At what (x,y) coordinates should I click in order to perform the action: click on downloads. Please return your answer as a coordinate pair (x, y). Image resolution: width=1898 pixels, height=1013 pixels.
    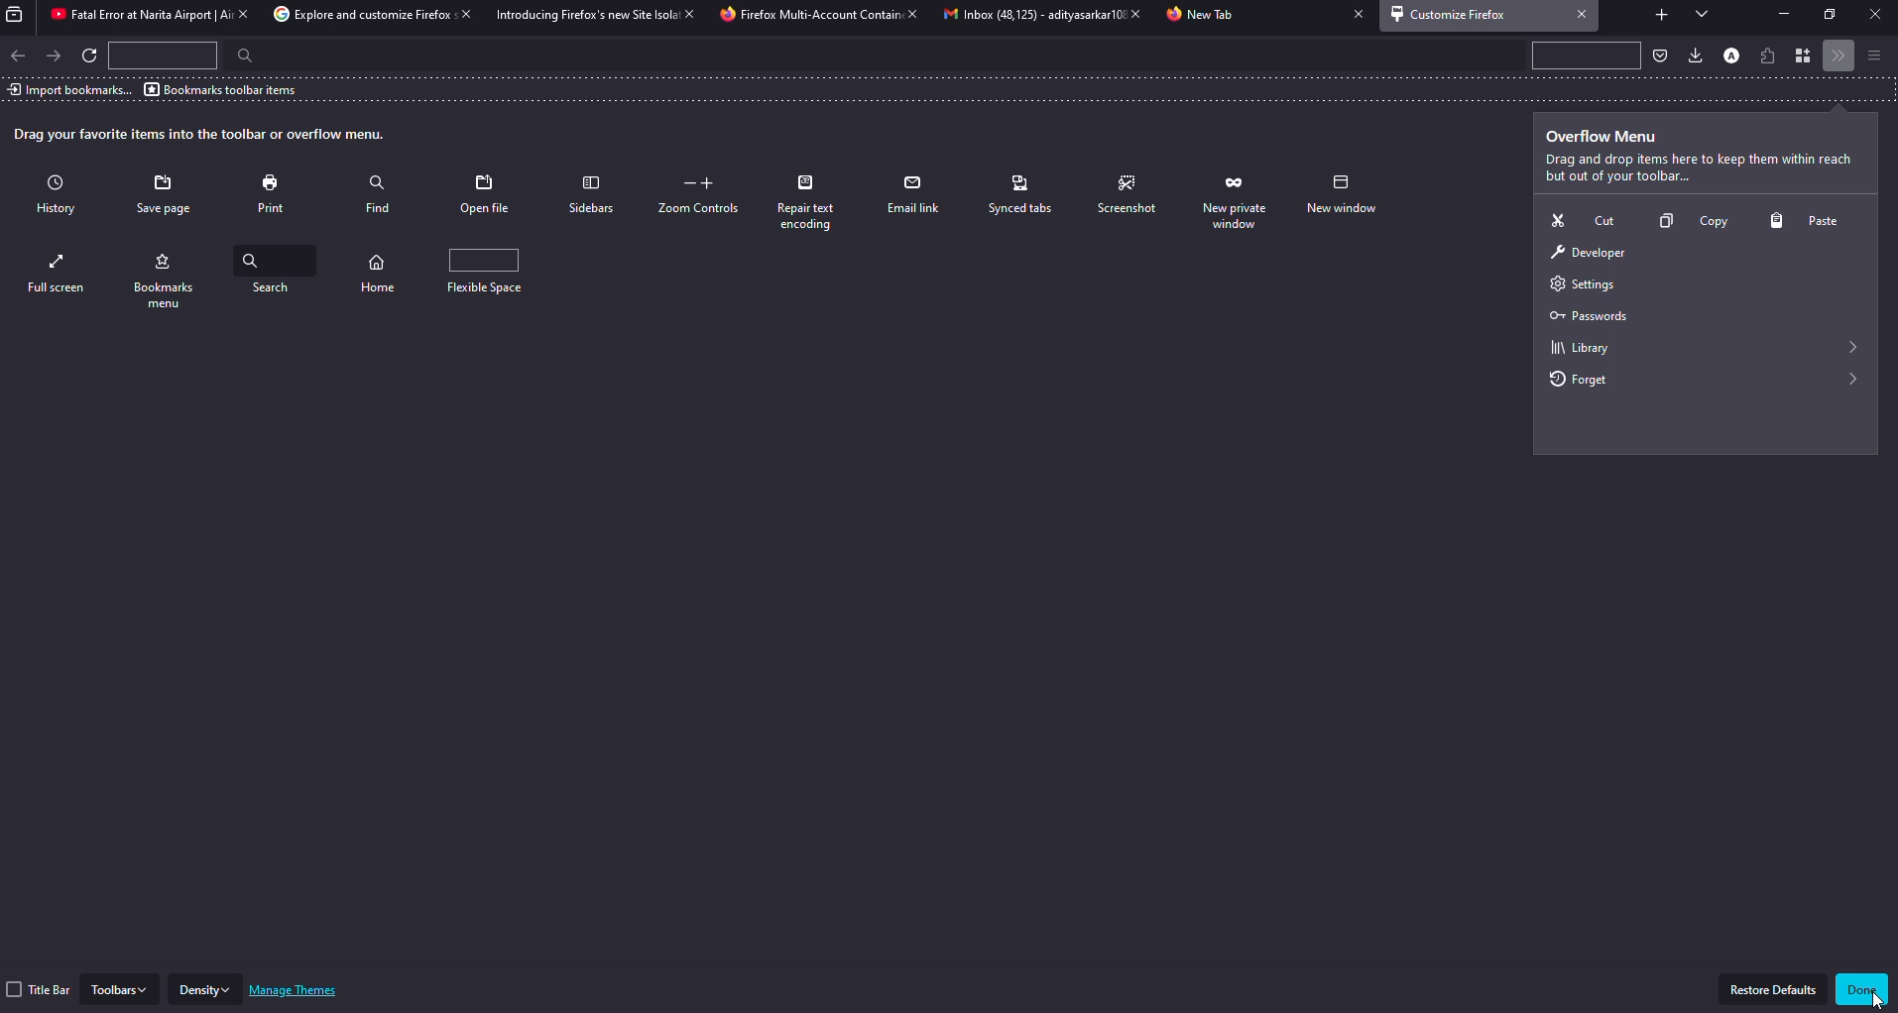
    Looking at the image, I should click on (1693, 55).